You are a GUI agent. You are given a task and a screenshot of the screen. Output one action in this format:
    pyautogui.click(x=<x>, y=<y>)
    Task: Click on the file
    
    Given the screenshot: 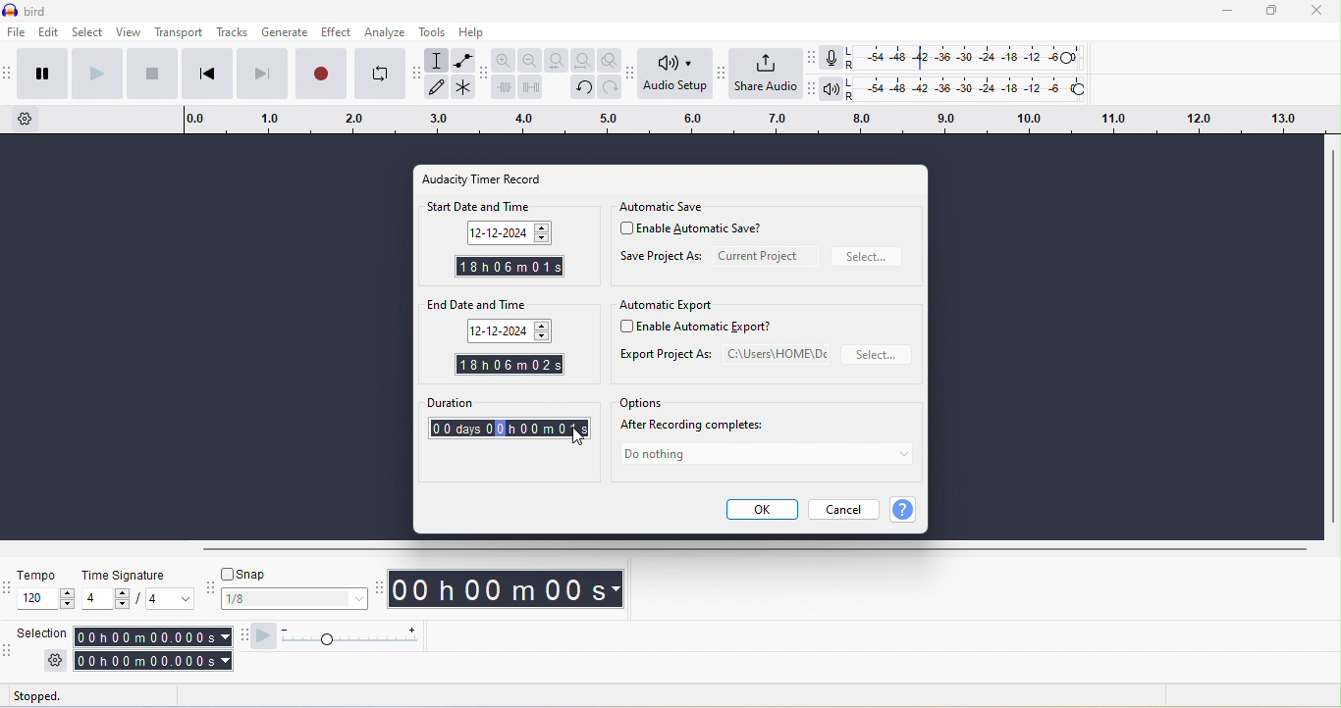 What is the action you would take?
    pyautogui.click(x=15, y=33)
    